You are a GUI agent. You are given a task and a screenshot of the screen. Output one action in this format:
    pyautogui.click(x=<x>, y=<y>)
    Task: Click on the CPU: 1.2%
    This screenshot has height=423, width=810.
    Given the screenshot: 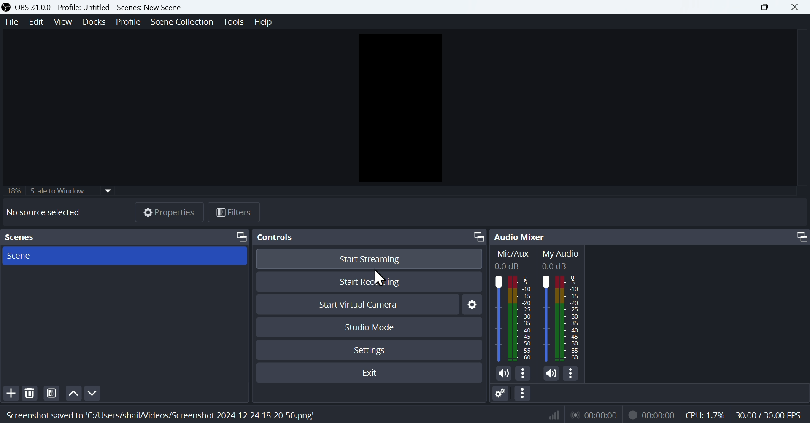 What is the action you would take?
    pyautogui.click(x=706, y=414)
    